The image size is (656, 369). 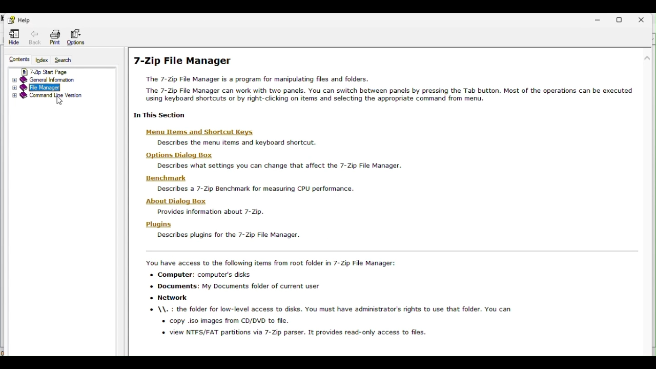 I want to click on Back, so click(x=37, y=37).